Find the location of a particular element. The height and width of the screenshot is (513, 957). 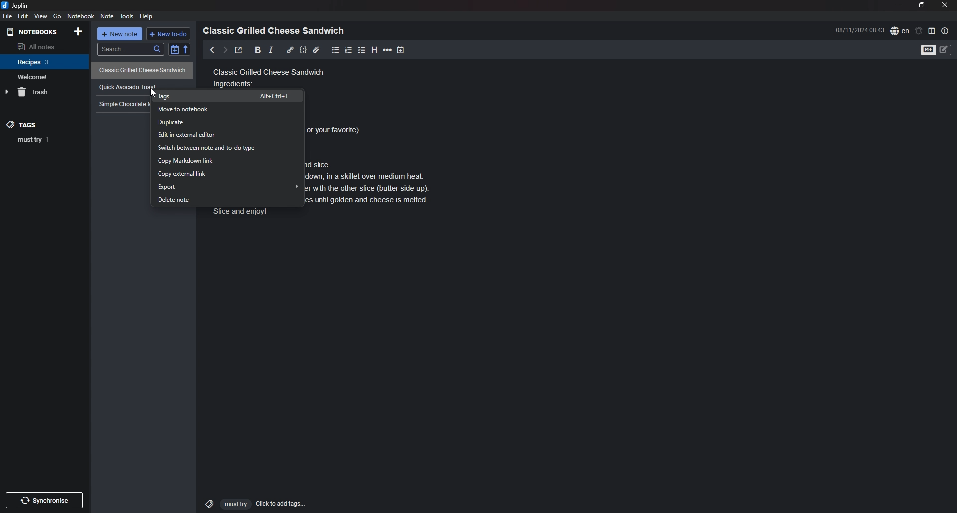

resize is located at coordinates (922, 5).